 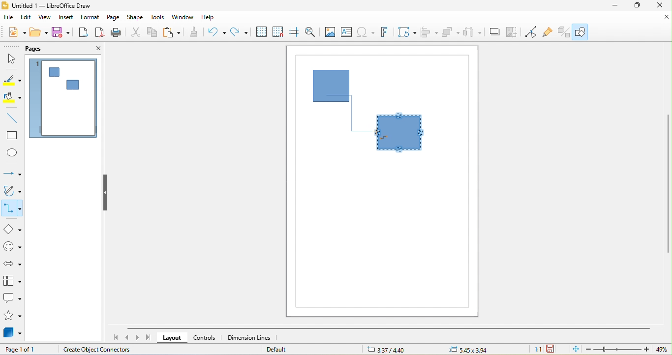 What do you see at coordinates (11, 134) in the screenshot?
I see `rectangle` at bounding box center [11, 134].